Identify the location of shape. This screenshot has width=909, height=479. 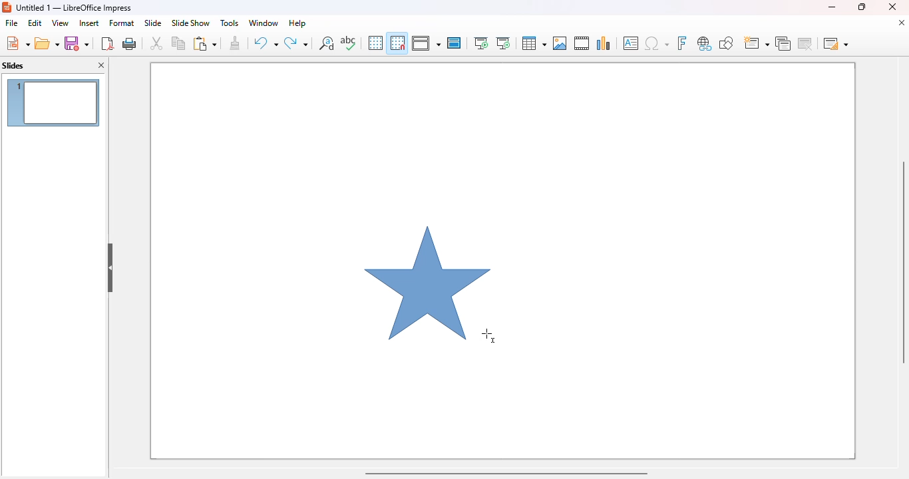
(424, 281).